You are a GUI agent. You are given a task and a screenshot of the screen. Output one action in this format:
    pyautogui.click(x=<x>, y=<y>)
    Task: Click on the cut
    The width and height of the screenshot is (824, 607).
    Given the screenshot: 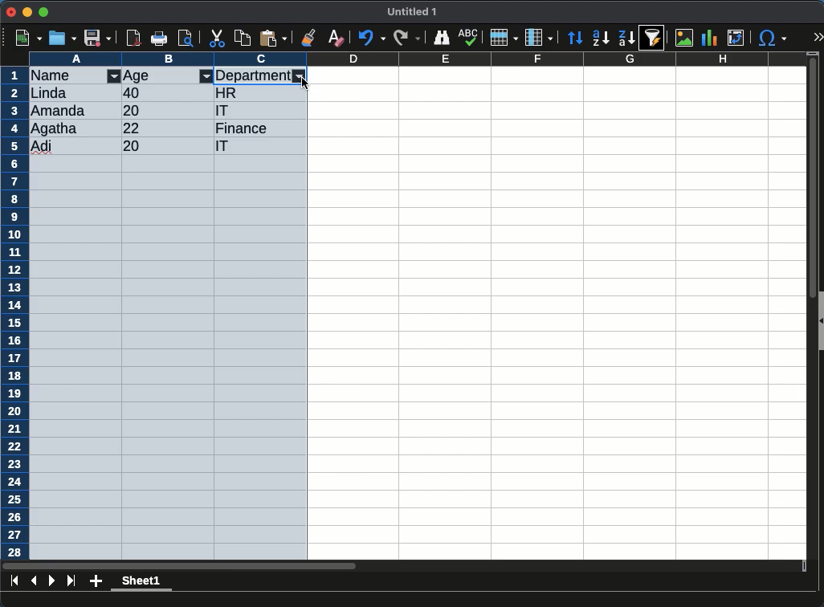 What is the action you would take?
    pyautogui.click(x=218, y=38)
    